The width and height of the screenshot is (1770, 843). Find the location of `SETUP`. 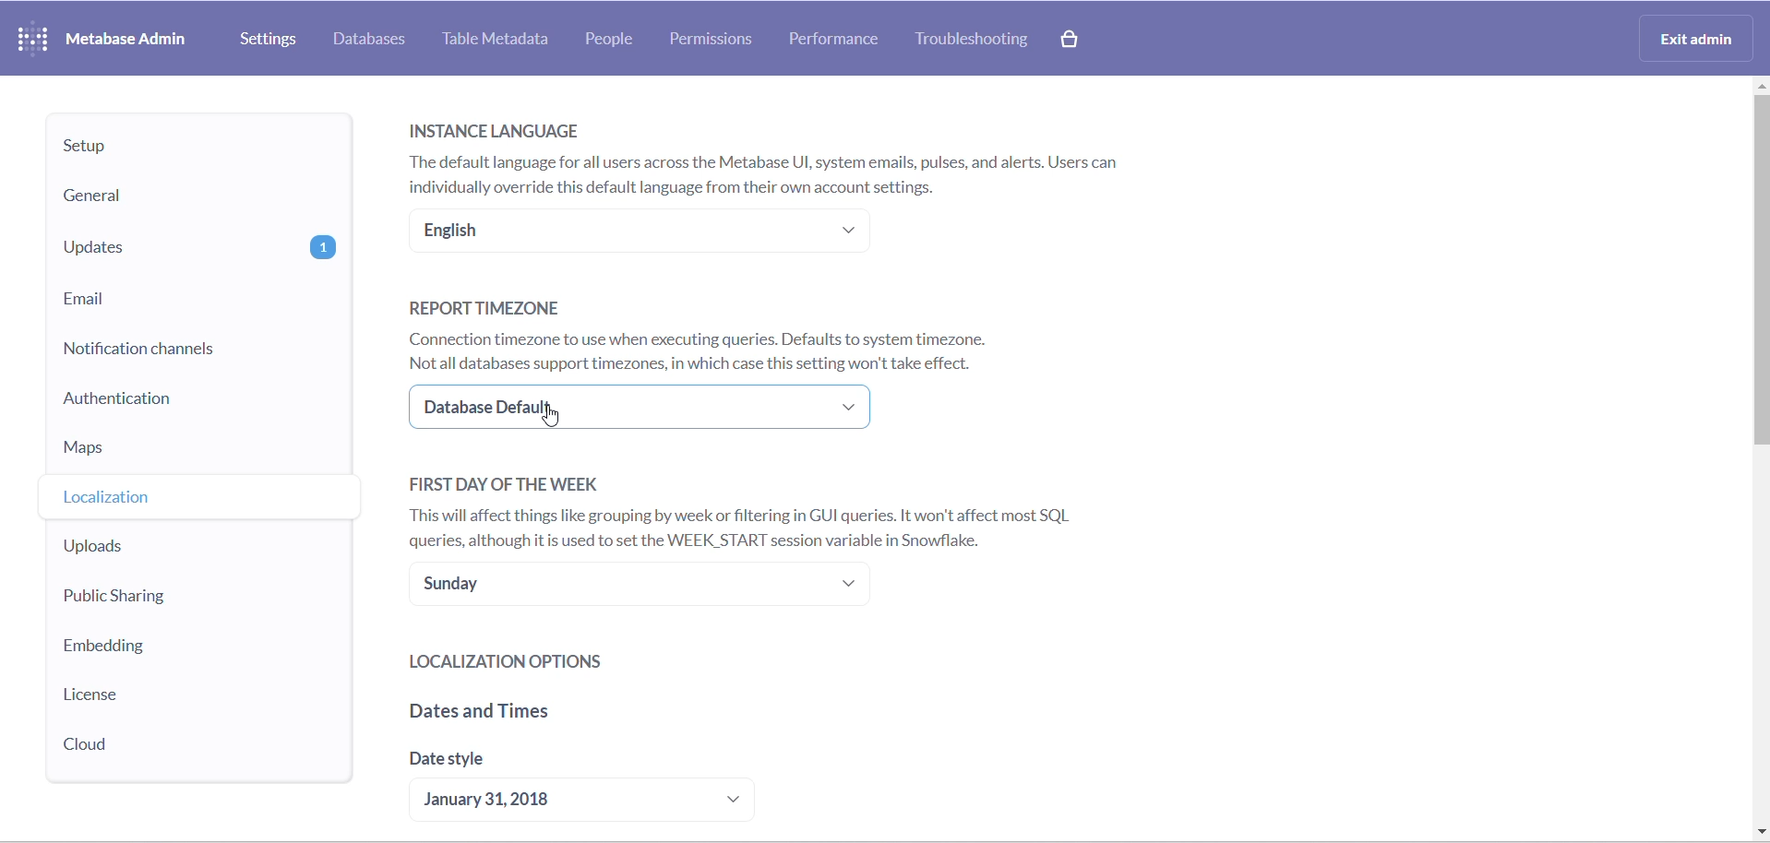

SETUP is located at coordinates (196, 147).